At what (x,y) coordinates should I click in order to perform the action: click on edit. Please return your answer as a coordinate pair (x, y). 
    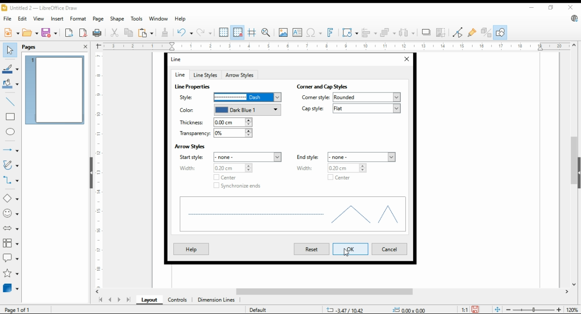
    Looking at the image, I should click on (22, 18).